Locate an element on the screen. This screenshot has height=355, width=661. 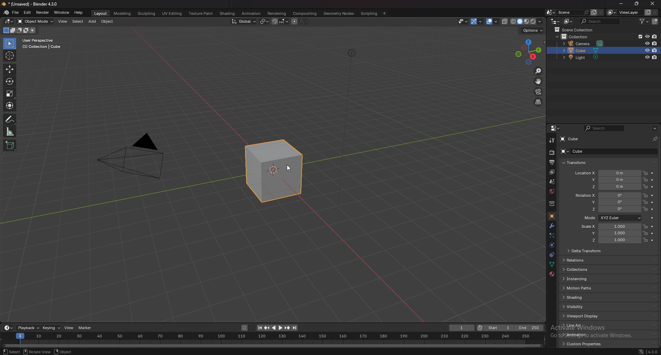
add view layer is located at coordinates (648, 12).